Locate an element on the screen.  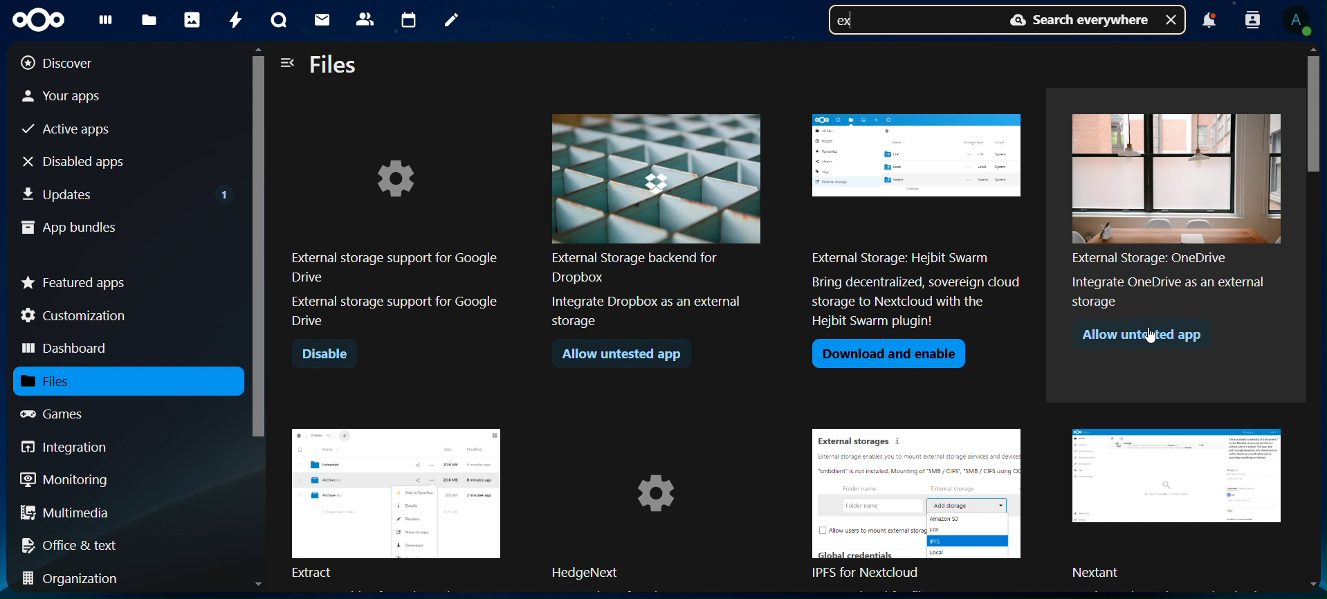
discover is located at coordinates (68, 63).